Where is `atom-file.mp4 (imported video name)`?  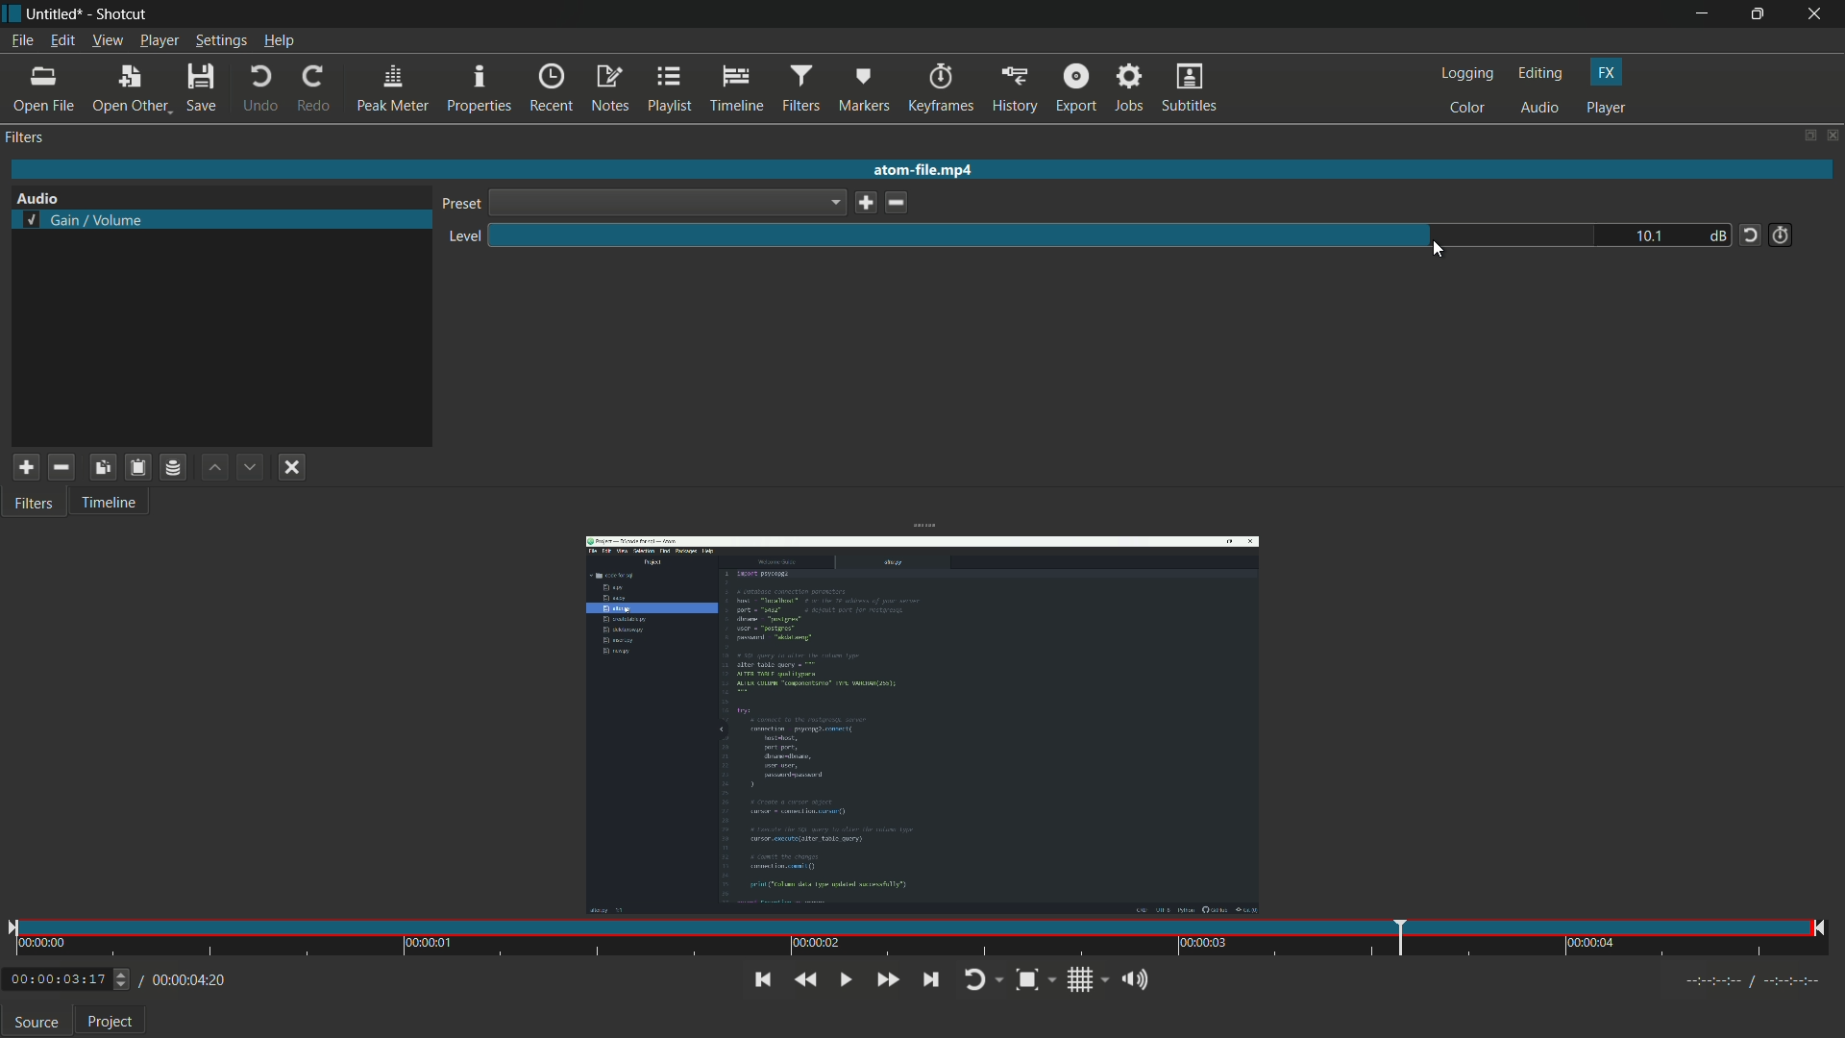 atom-file.mp4 (imported video name) is located at coordinates (927, 171).